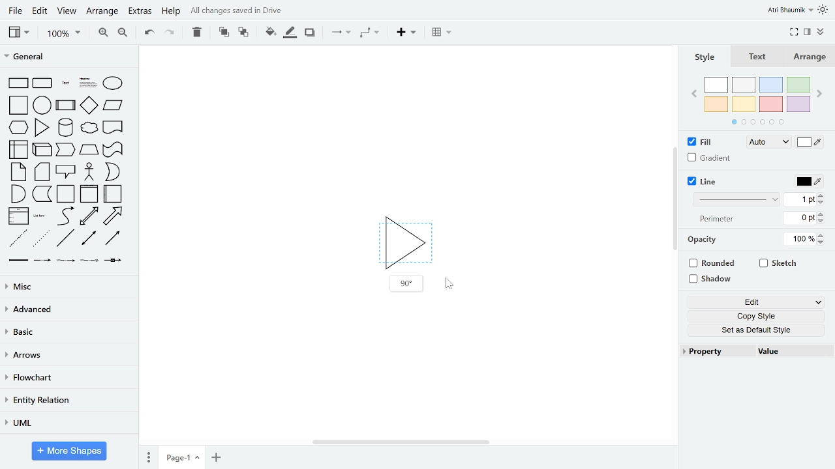  Describe the element at coordinates (182, 456) in the screenshot. I see `current page` at that location.